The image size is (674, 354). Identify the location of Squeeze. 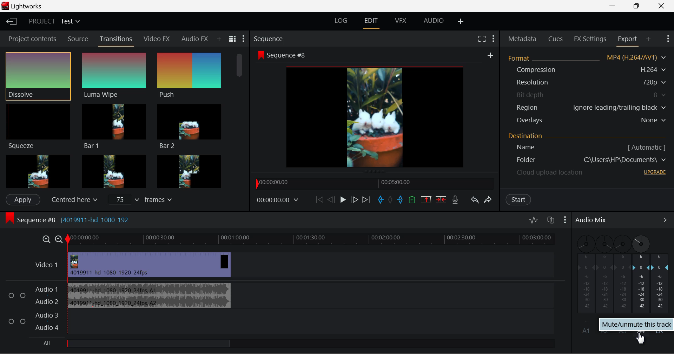
(37, 126).